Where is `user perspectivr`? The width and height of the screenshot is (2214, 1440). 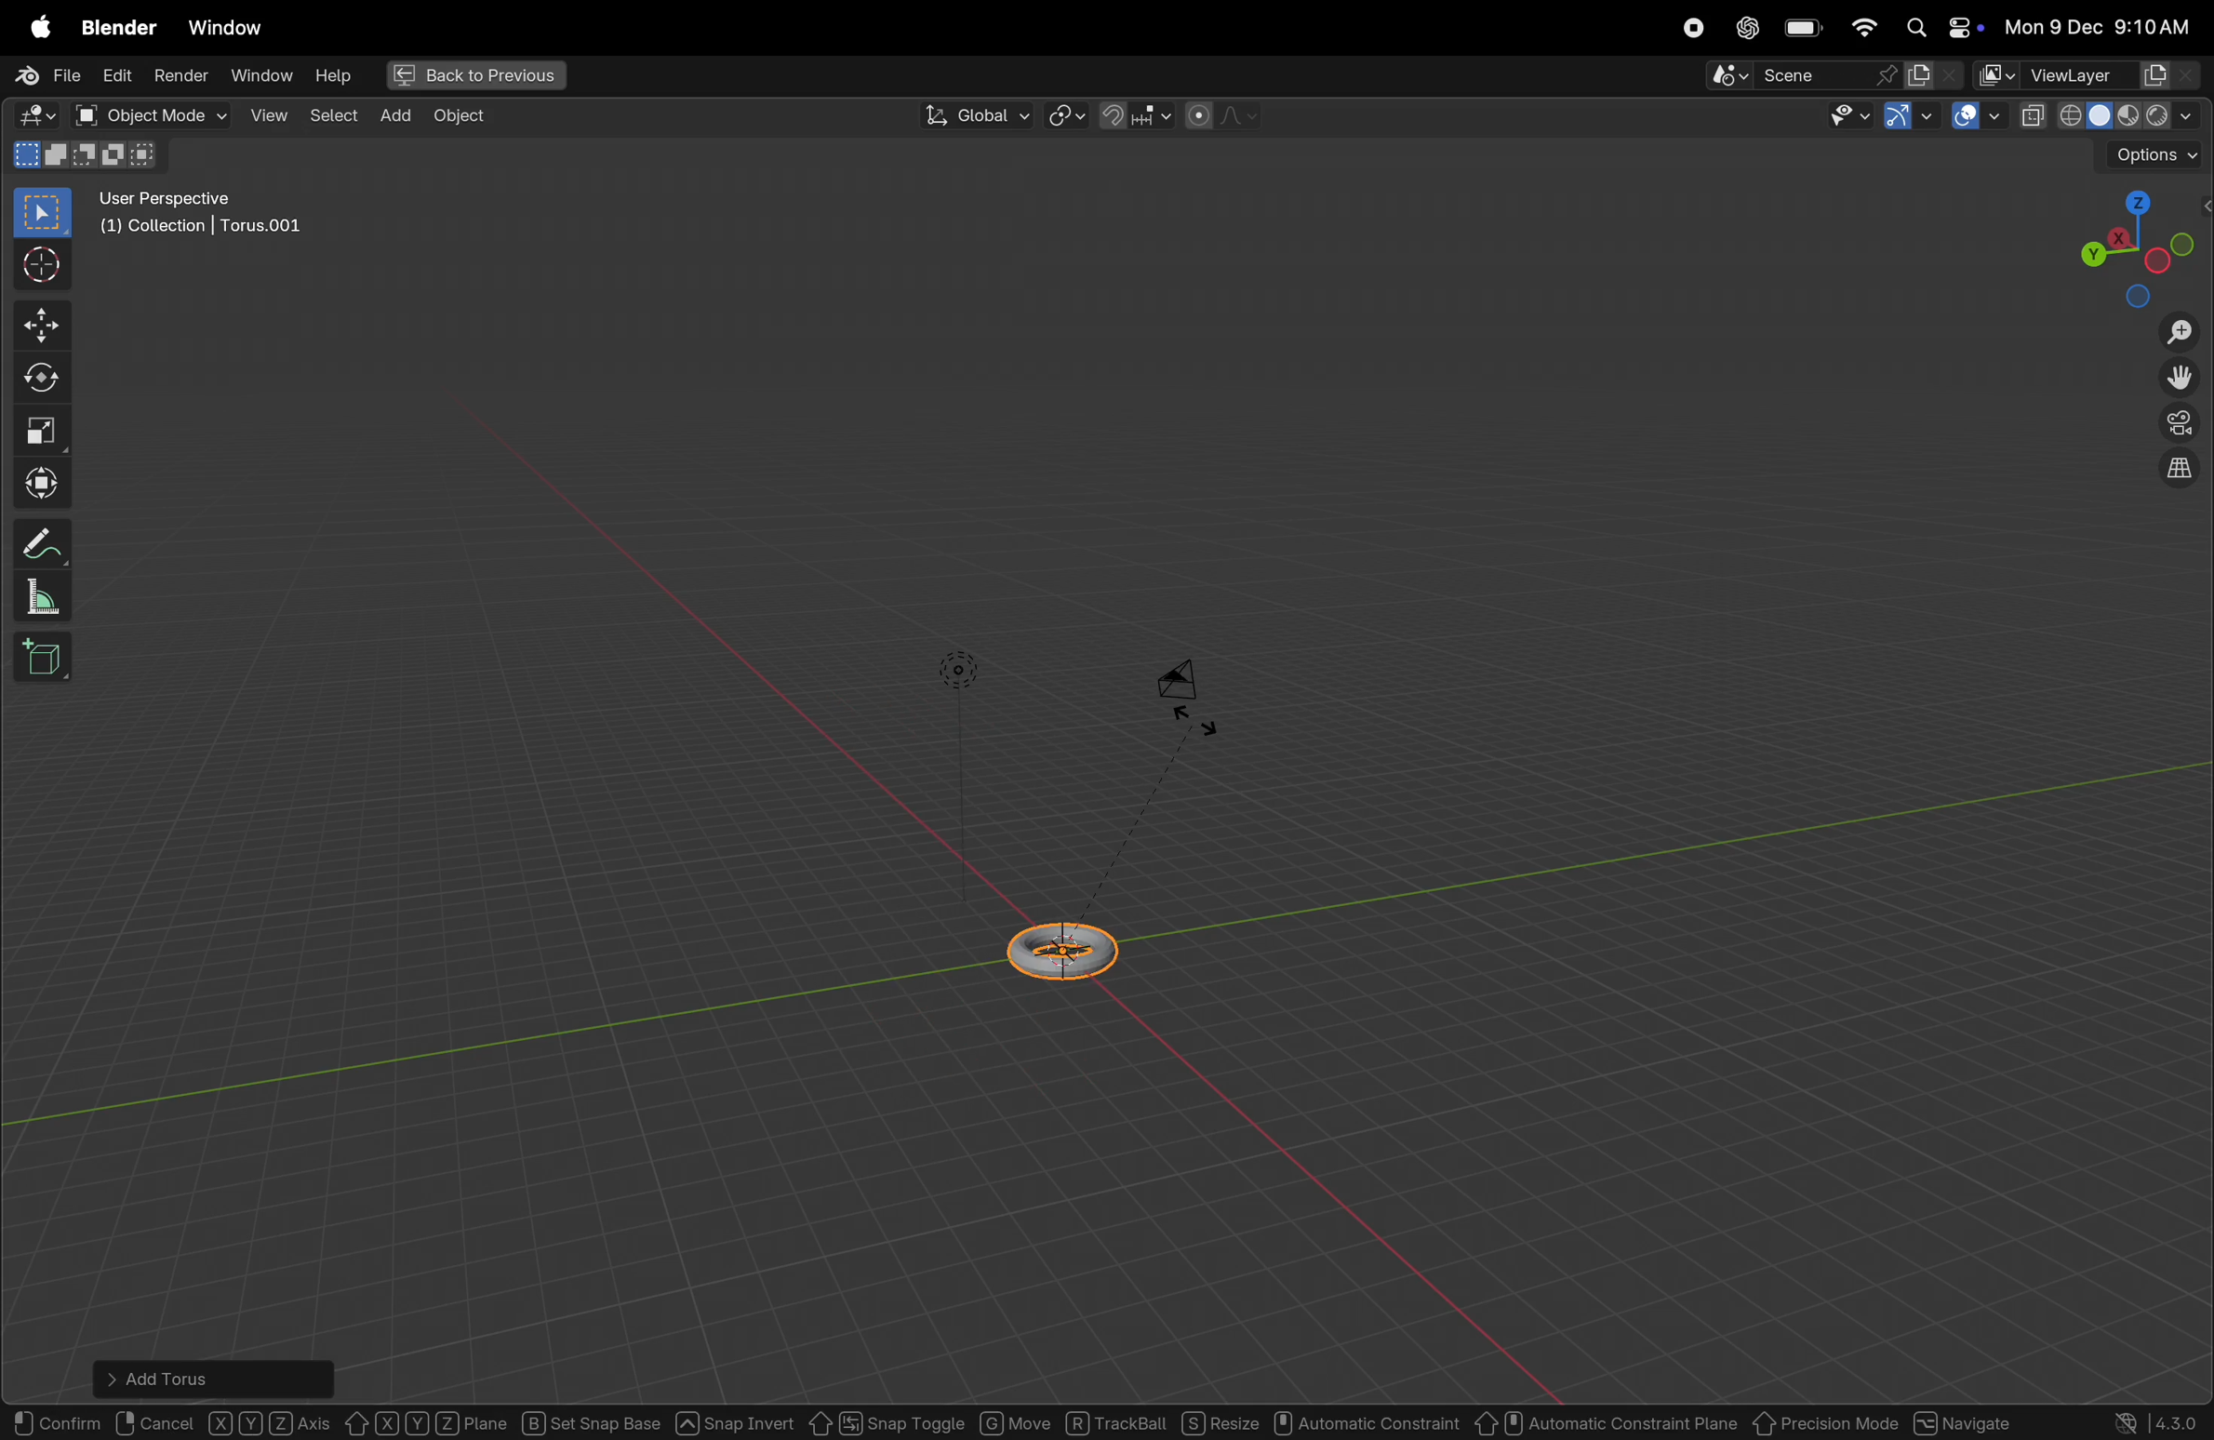
user perspectivr is located at coordinates (206, 217).